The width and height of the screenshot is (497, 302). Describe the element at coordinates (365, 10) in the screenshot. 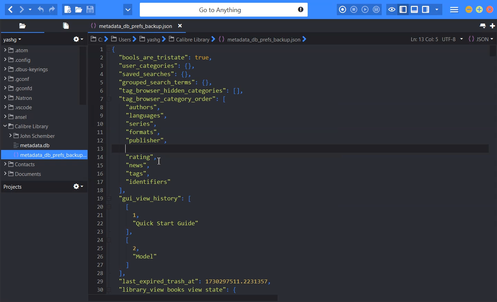

I see `Play last macro` at that location.